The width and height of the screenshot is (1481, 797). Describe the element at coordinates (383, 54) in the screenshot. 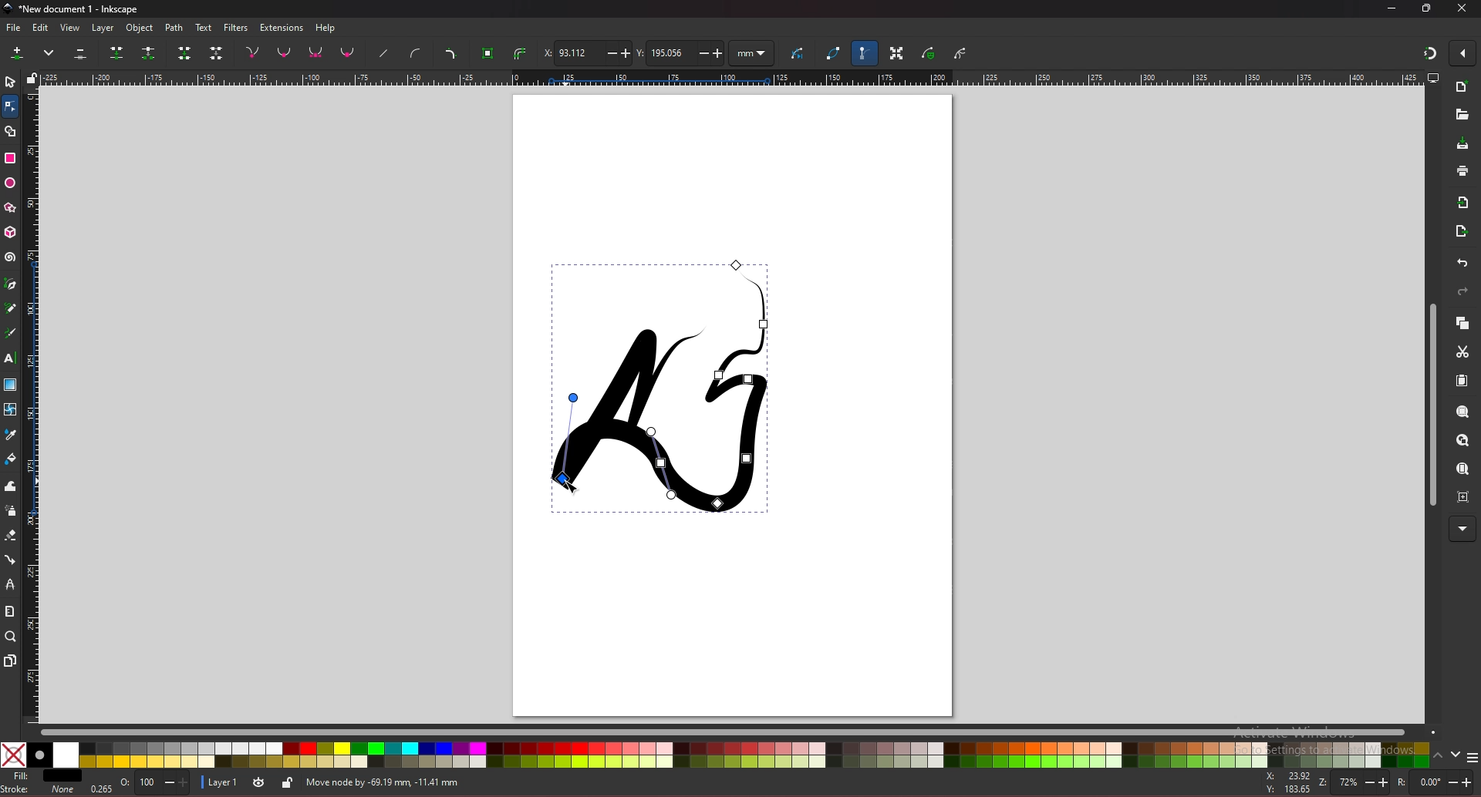

I see `straighten line` at that location.